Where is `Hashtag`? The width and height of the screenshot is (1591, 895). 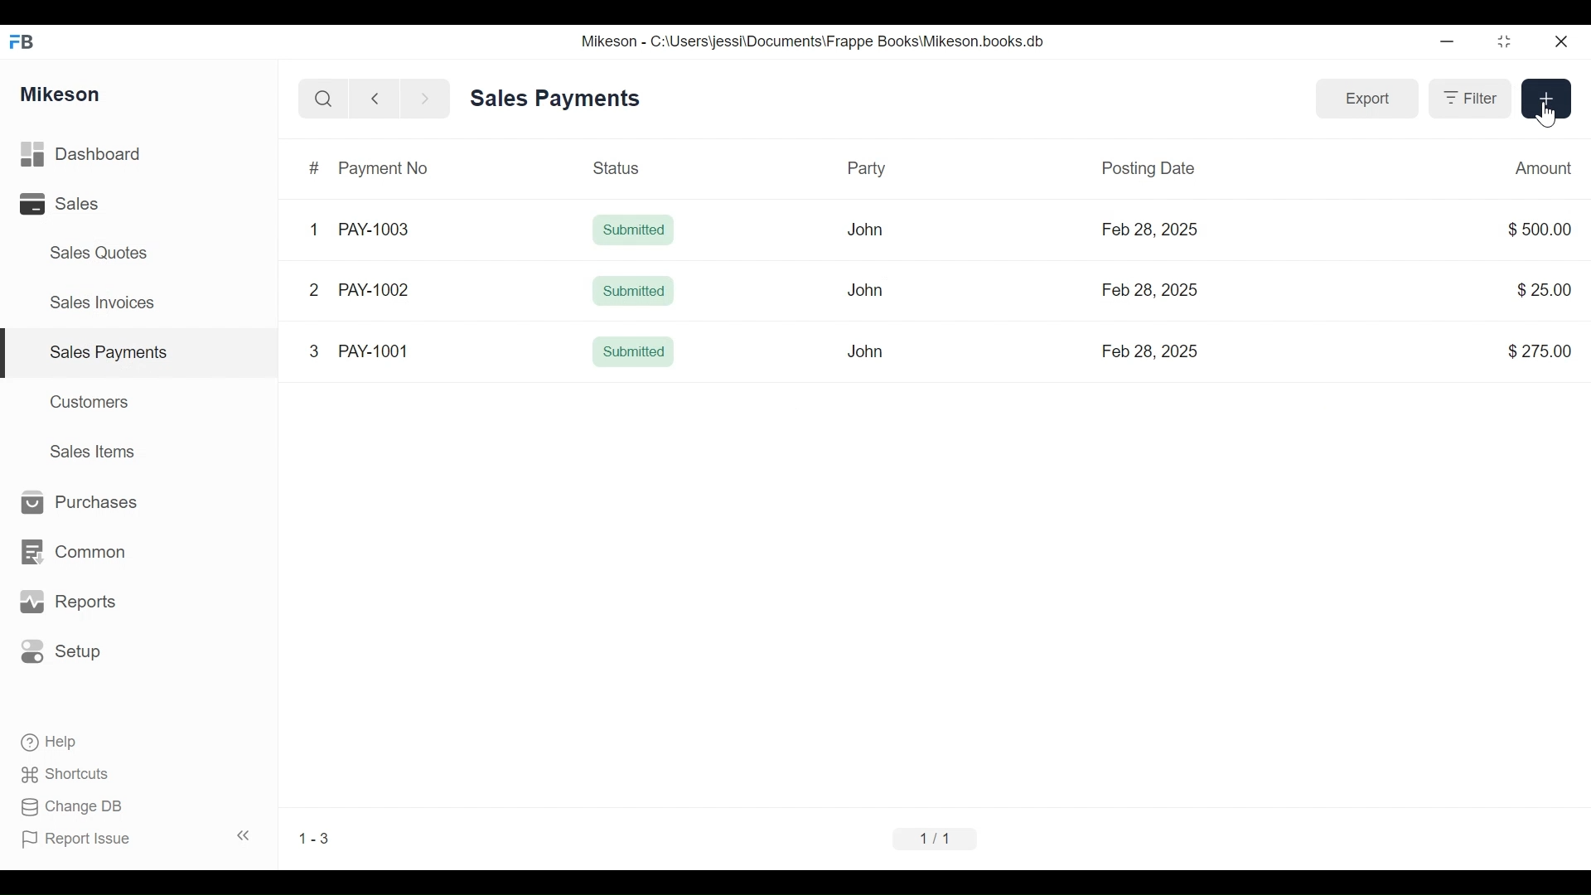 Hashtag is located at coordinates (313, 167).